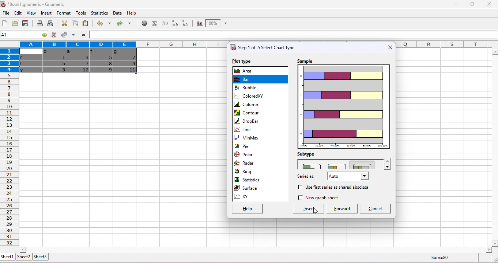 The width and height of the screenshot is (498, 263). I want to click on select series, so click(346, 177).